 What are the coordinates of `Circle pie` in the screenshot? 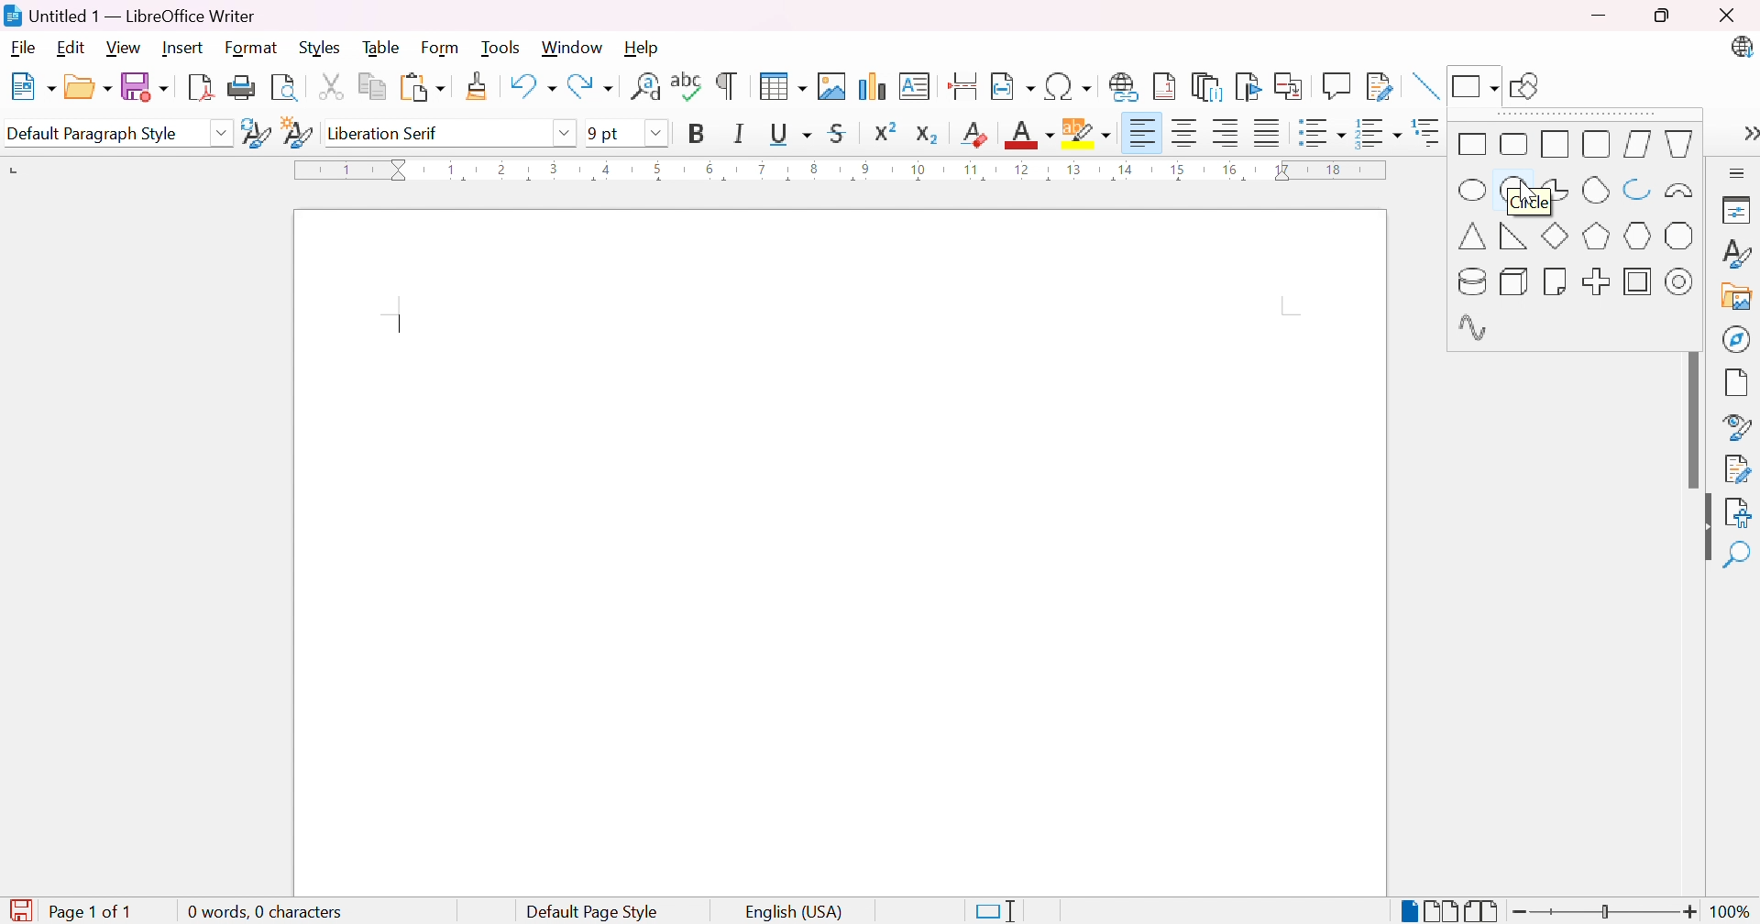 It's located at (1556, 190).